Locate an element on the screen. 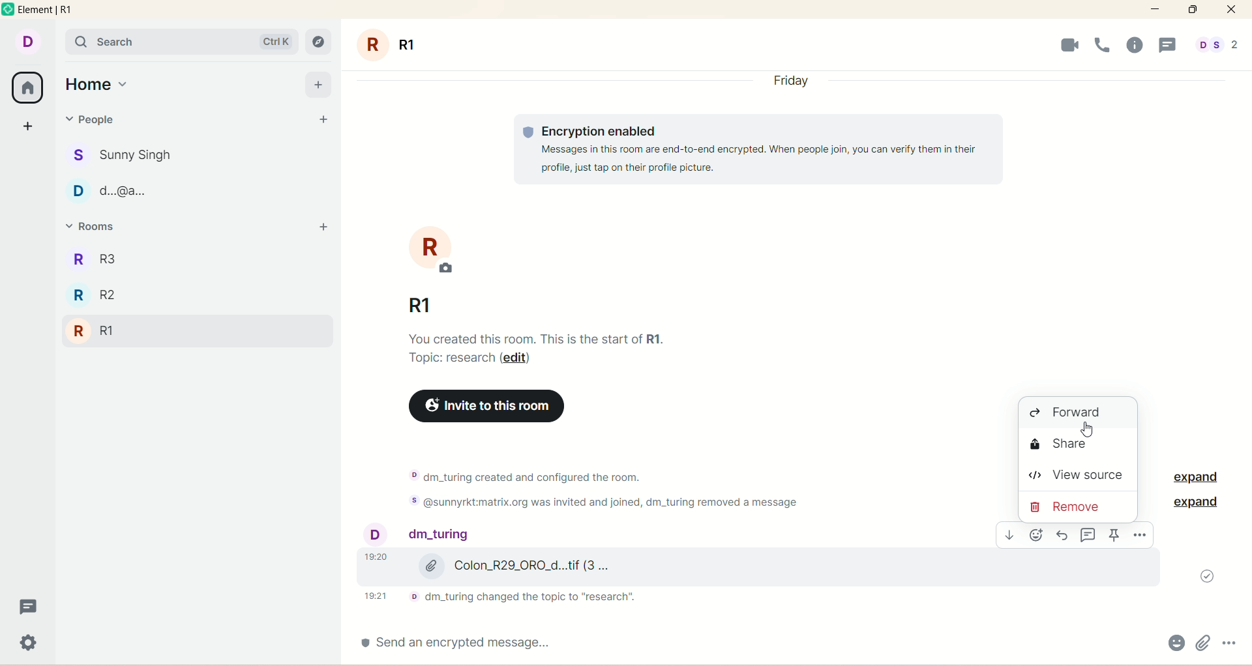 Image resolution: width=1252 pixels, height=666 pixels. close is located at coordinates (1231, 10).